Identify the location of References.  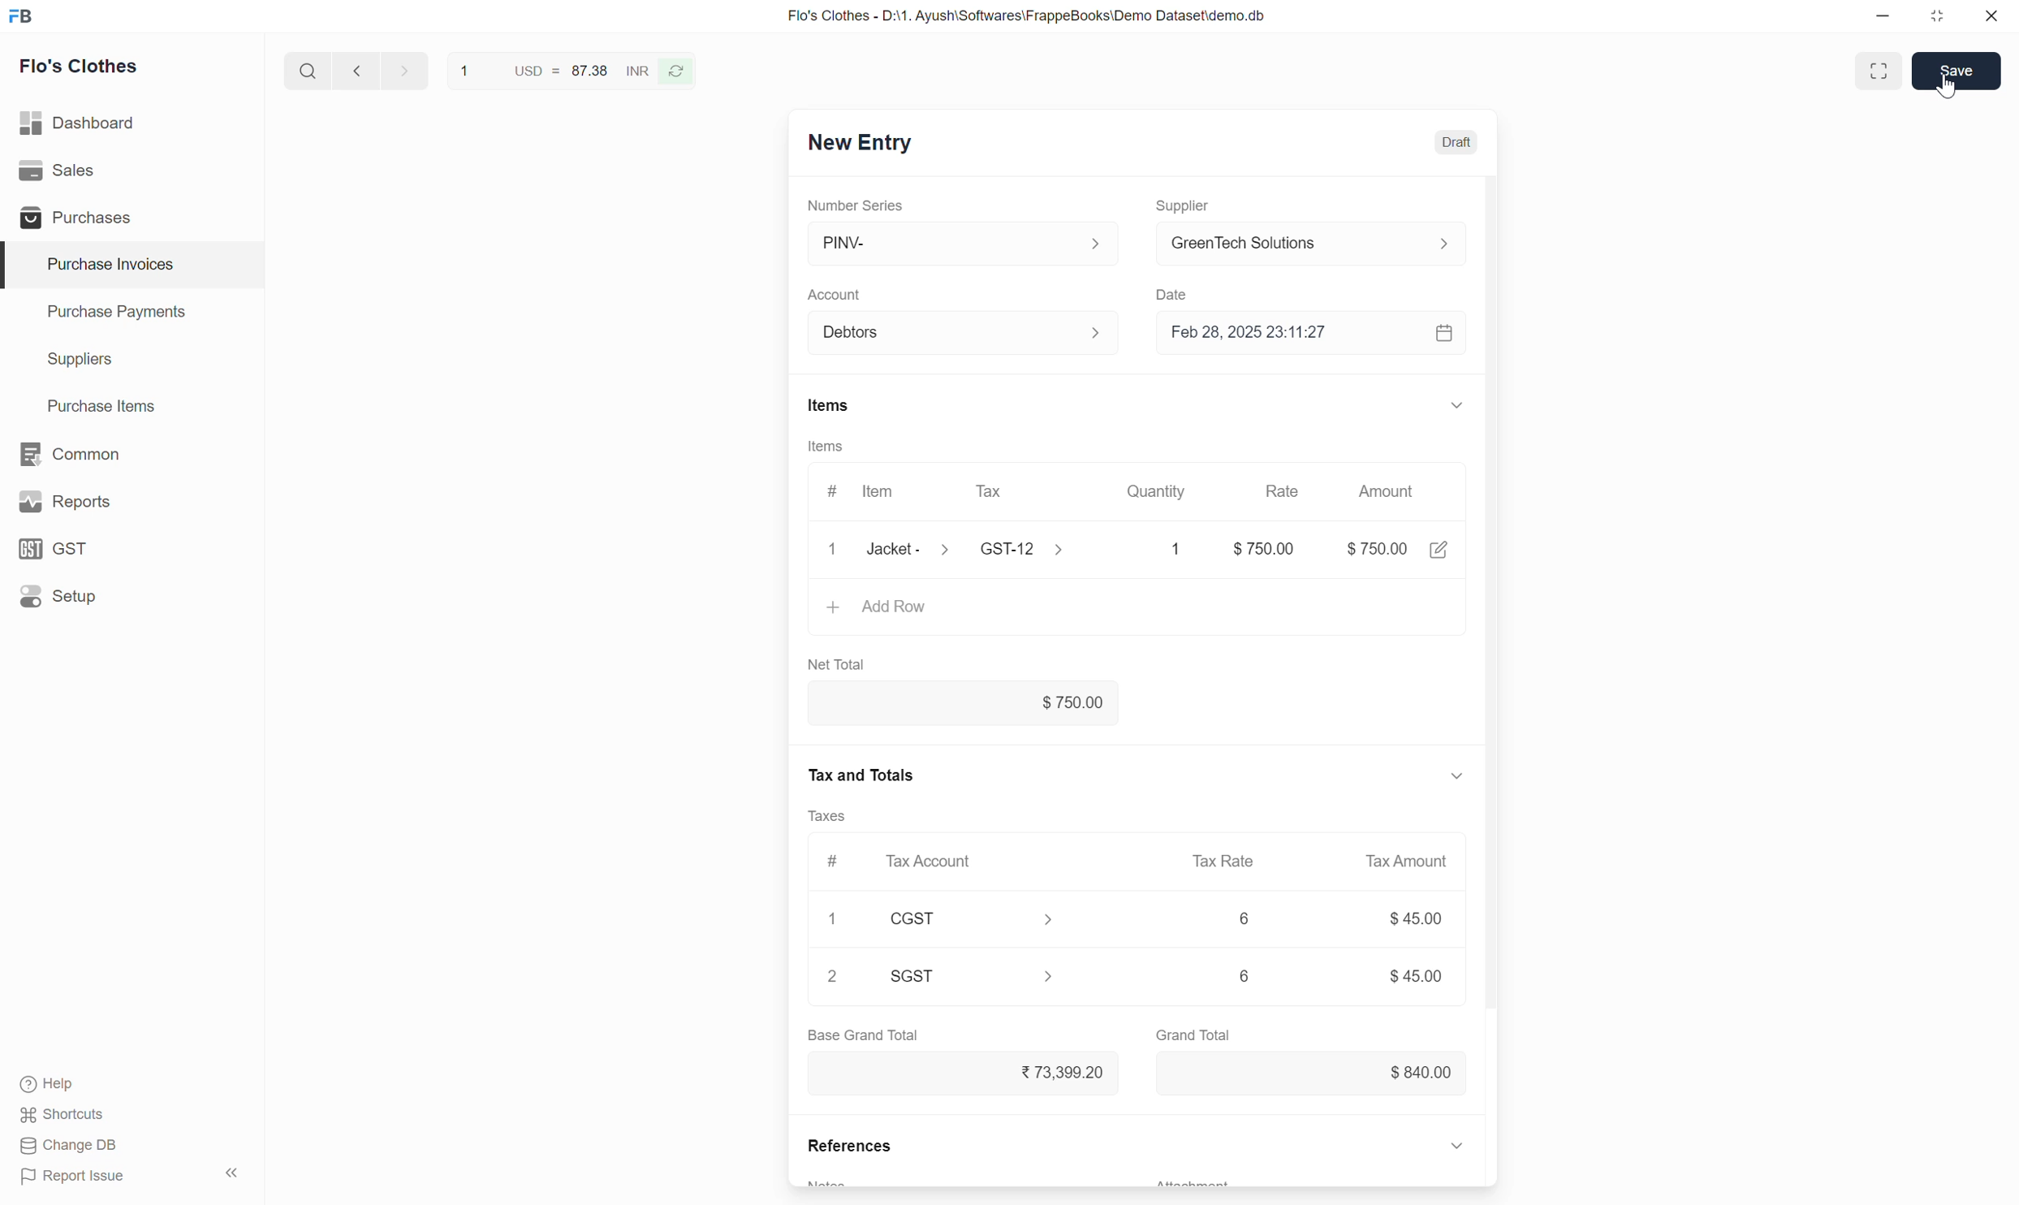
(849, 1145).